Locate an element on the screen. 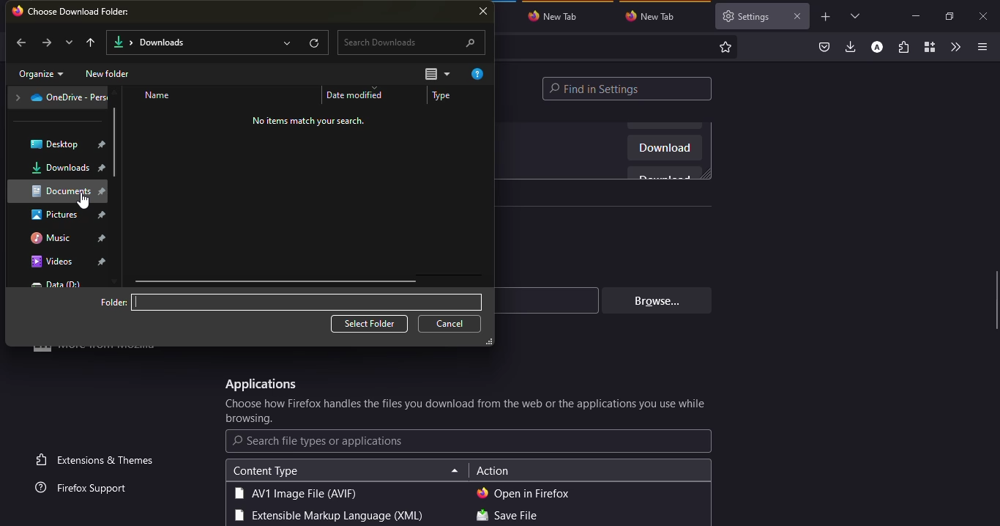  pin is located at coordinates (104, 193).